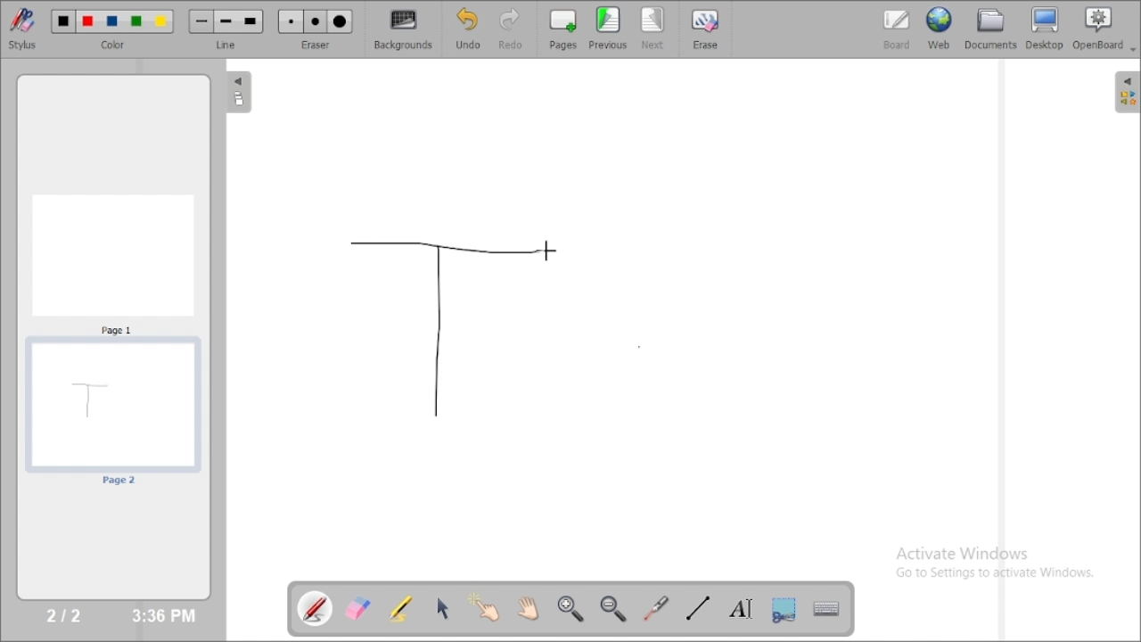 This screenshot has width=1141, height=642. What do you see at coordinates (1046, 29) in the screenshot?
I see `desktop` at bounding box center [1046, 29].